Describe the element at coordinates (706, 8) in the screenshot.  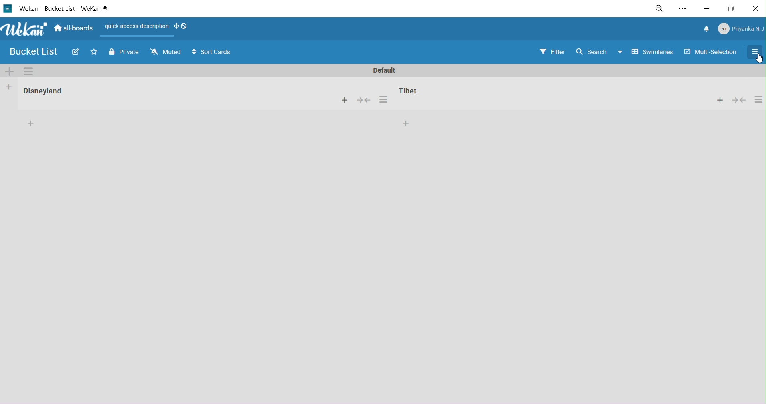
I see `minimize` at that location.